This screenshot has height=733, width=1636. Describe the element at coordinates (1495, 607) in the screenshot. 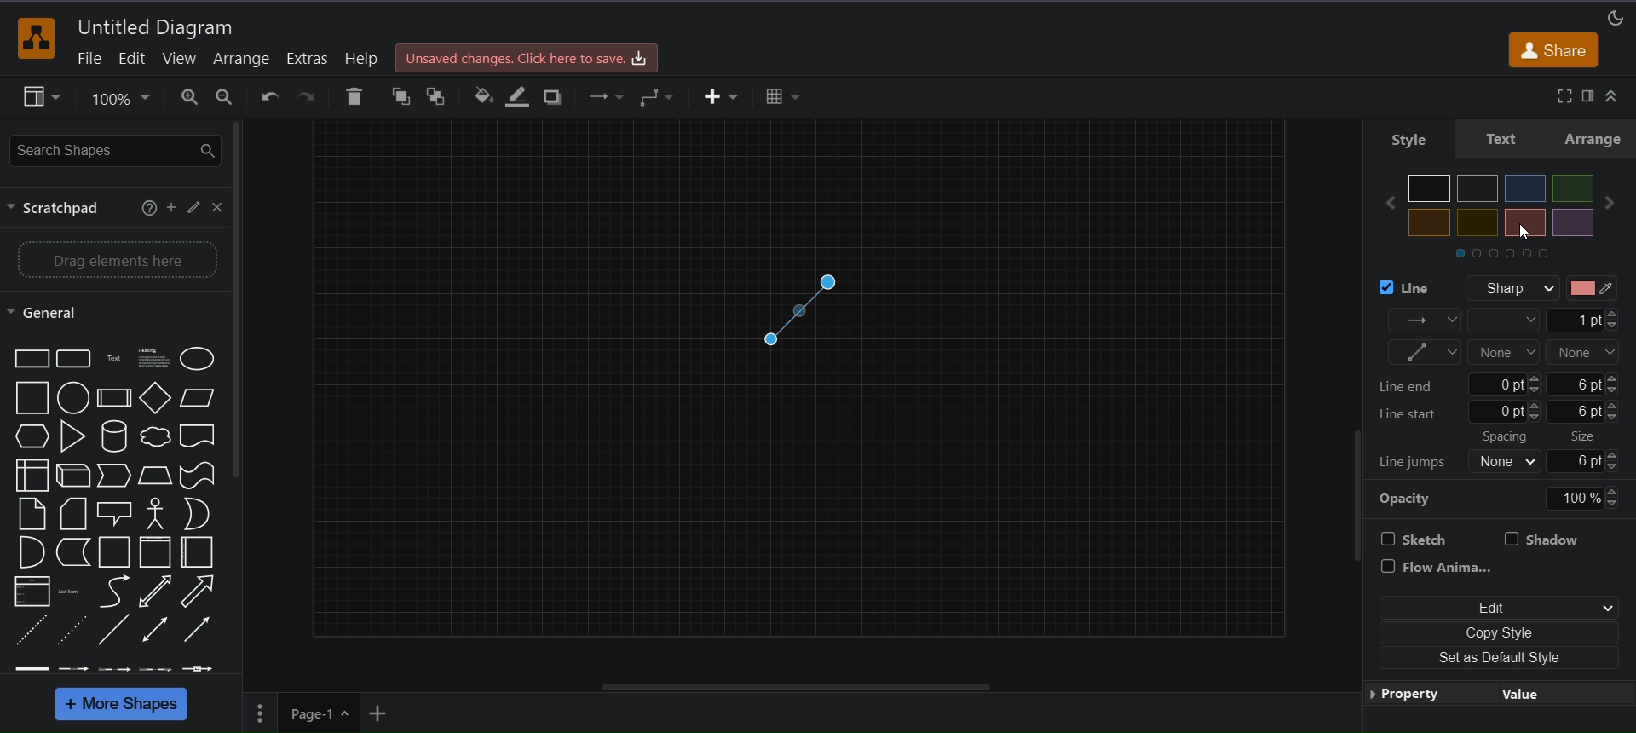

I see `edit` at that location.